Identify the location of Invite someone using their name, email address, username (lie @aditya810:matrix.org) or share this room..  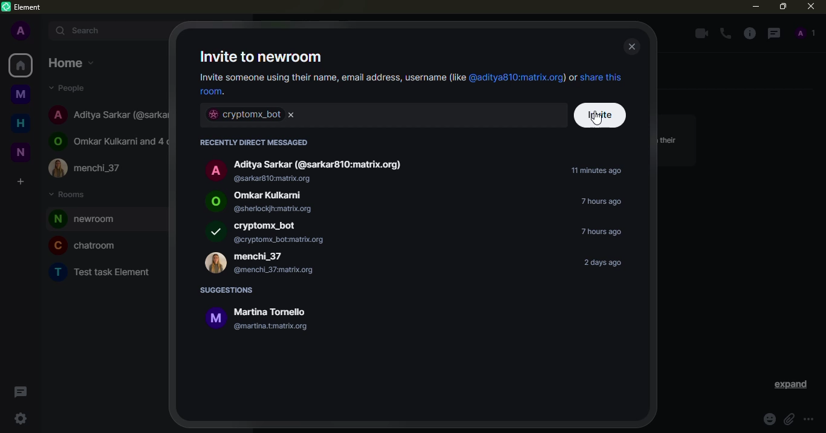
(412, 84).